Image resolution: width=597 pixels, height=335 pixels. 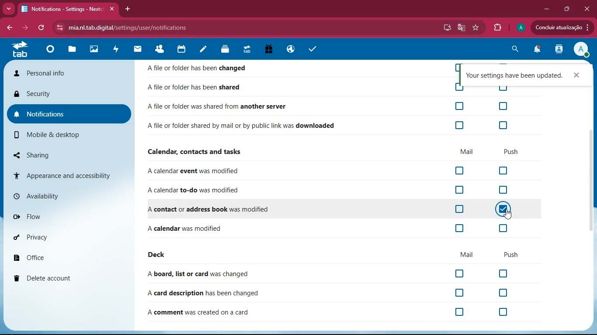 What do you see at coordinates (195, 191) in the screenshot?
I see `A calendar to-do was modified` at bounding box center [195, 191].